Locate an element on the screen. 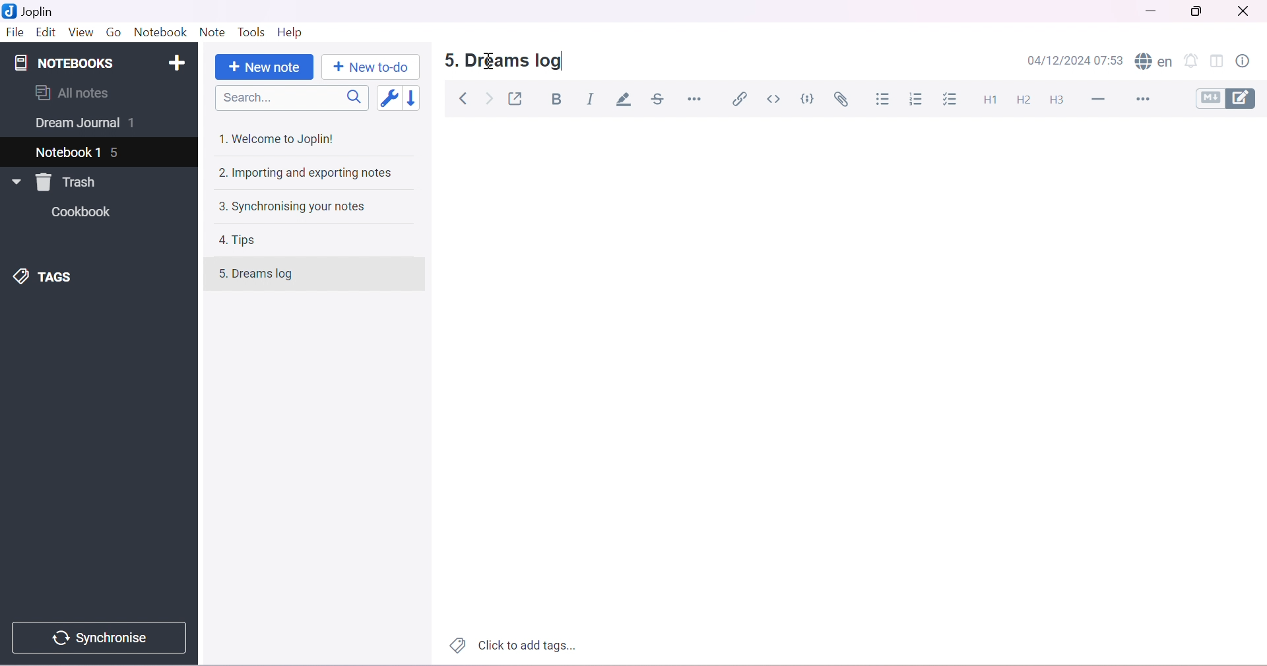 This screenshot has height=666, width=1267. New note is located at coordinates (262, 67).